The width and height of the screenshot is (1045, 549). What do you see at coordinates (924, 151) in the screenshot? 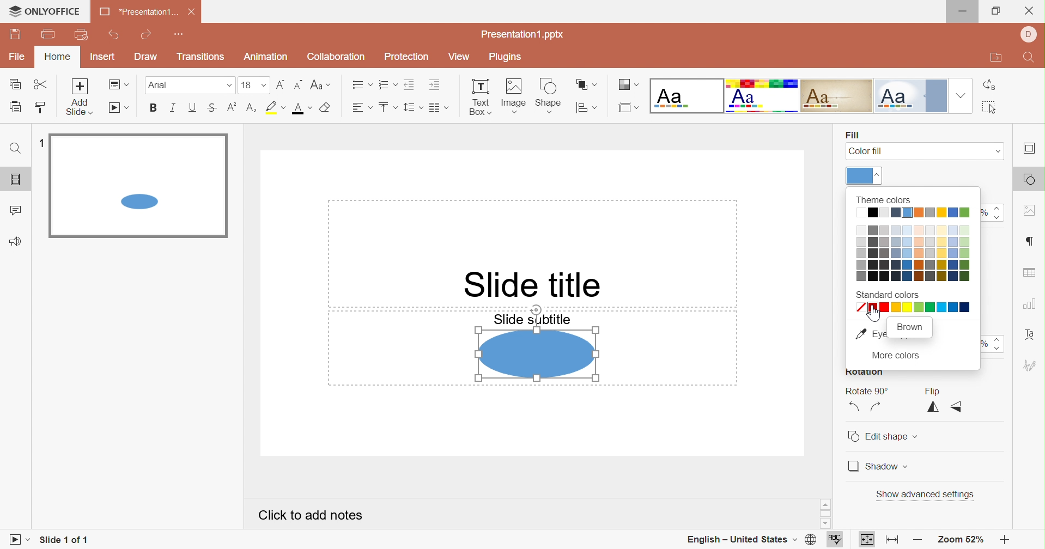
I see `Color fill` at bounding box center [924, 151].